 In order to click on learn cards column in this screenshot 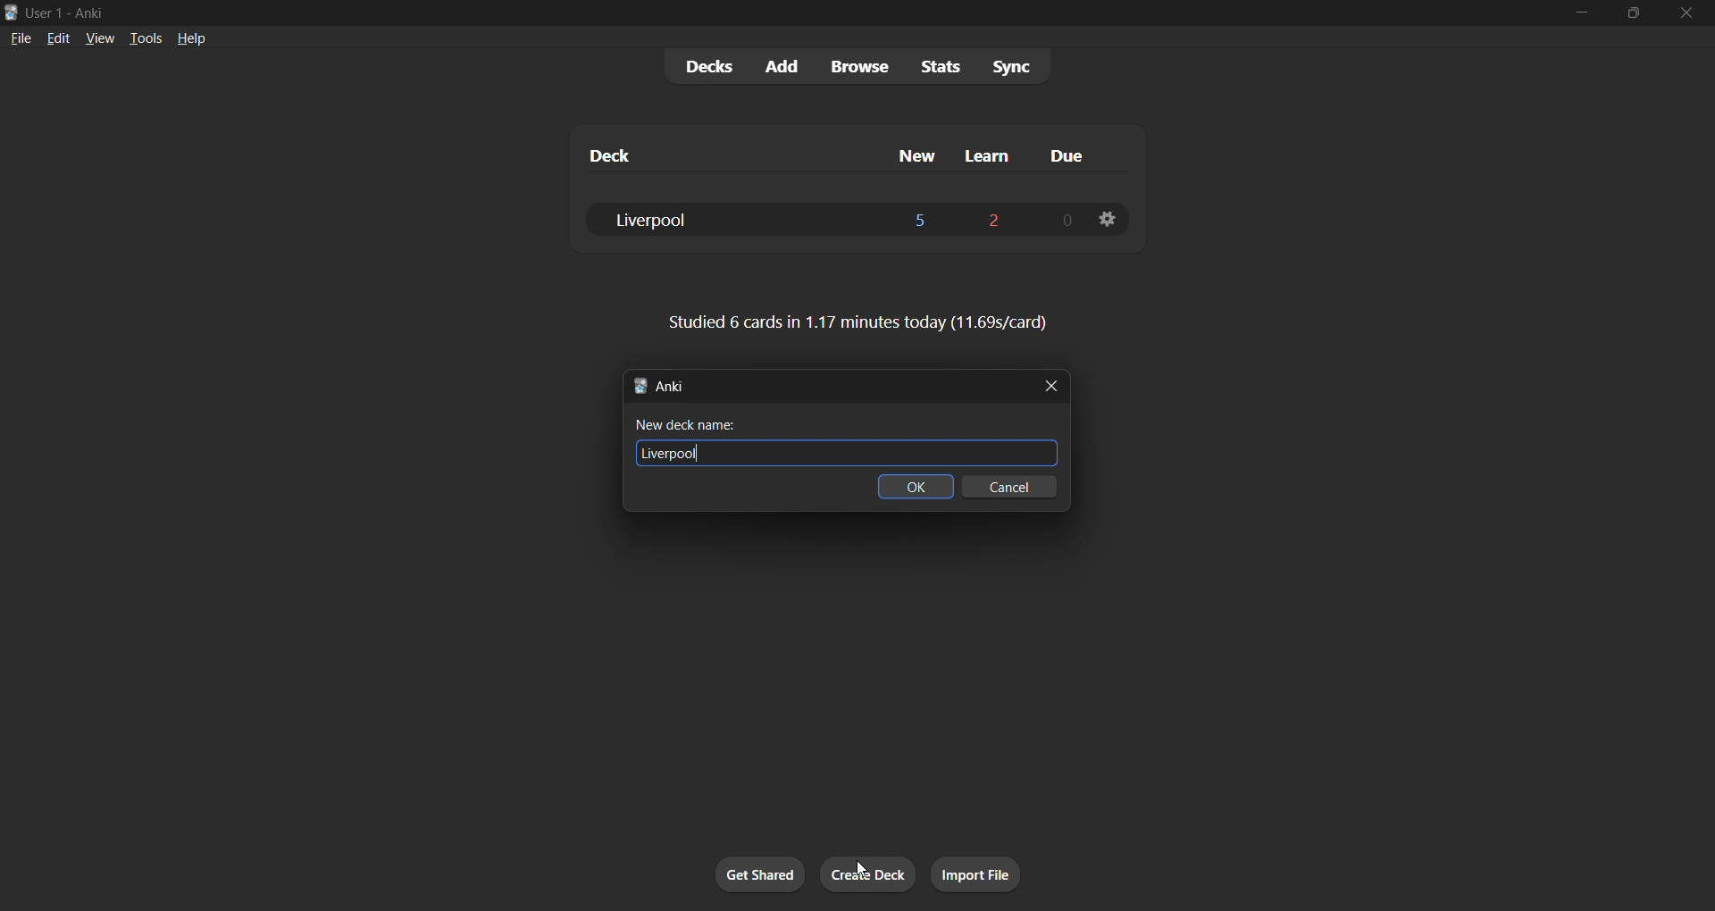, I will do `click(999, 157)`.